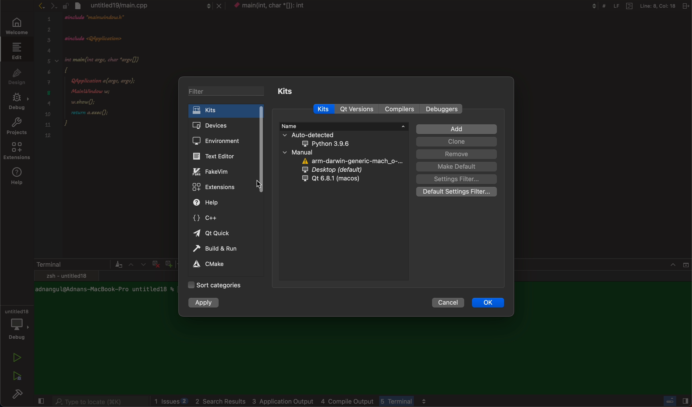 Image resolution: width=692 pixels, height=407 pixels. Describe the element at coordinates (226, 124) in the screenshot. I see `devices` at that location.